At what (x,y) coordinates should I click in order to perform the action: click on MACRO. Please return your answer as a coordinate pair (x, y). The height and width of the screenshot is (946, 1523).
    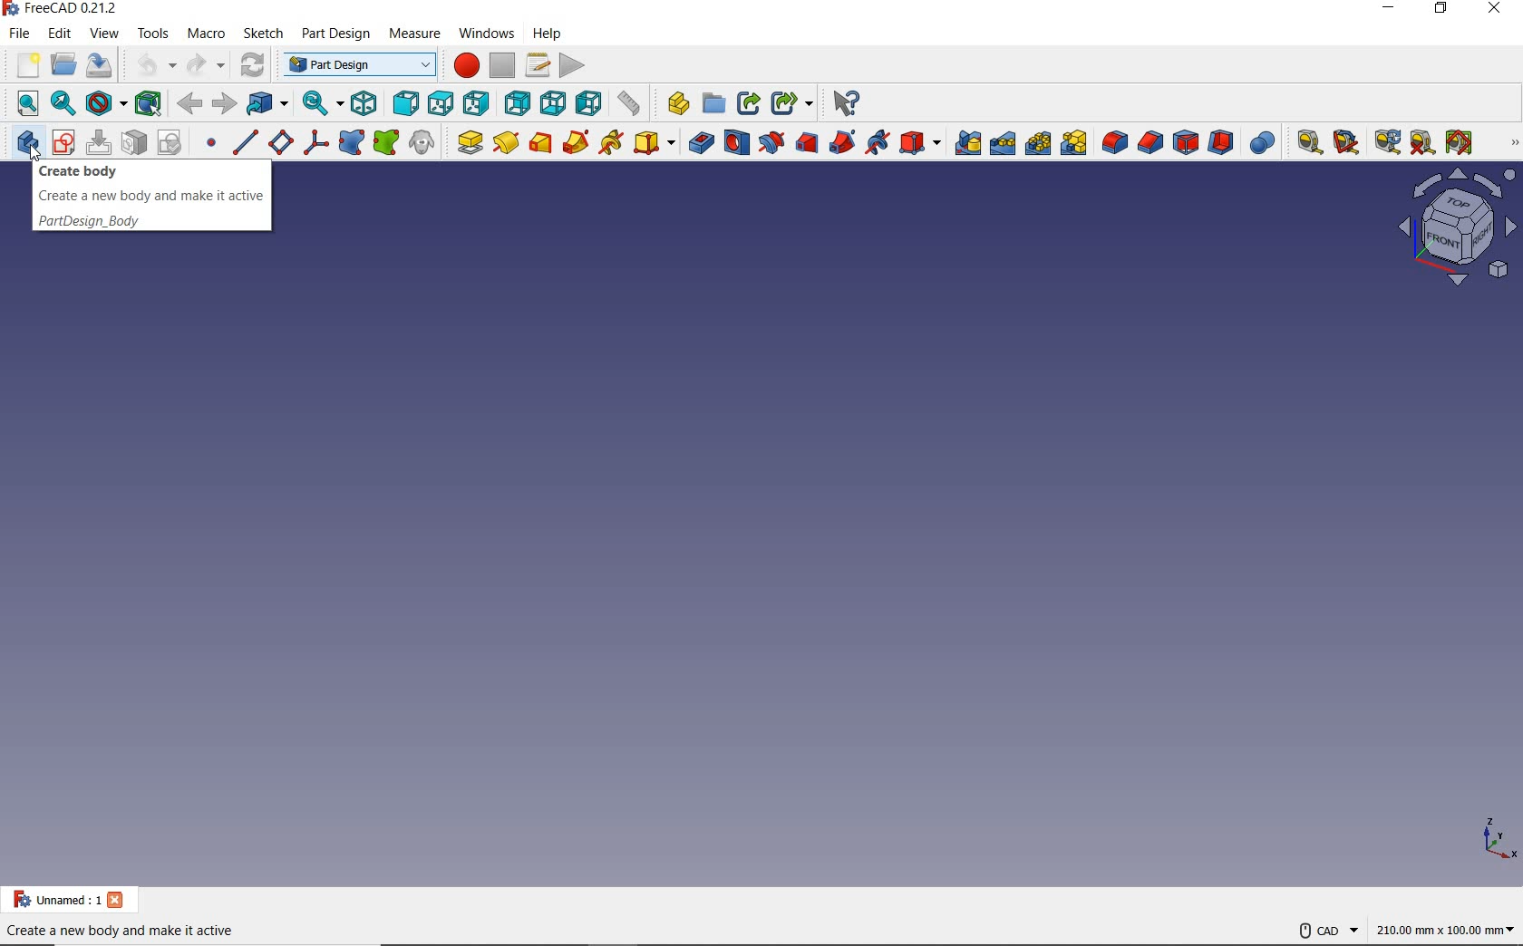
    Looking at the image, I should click on (206, 34).